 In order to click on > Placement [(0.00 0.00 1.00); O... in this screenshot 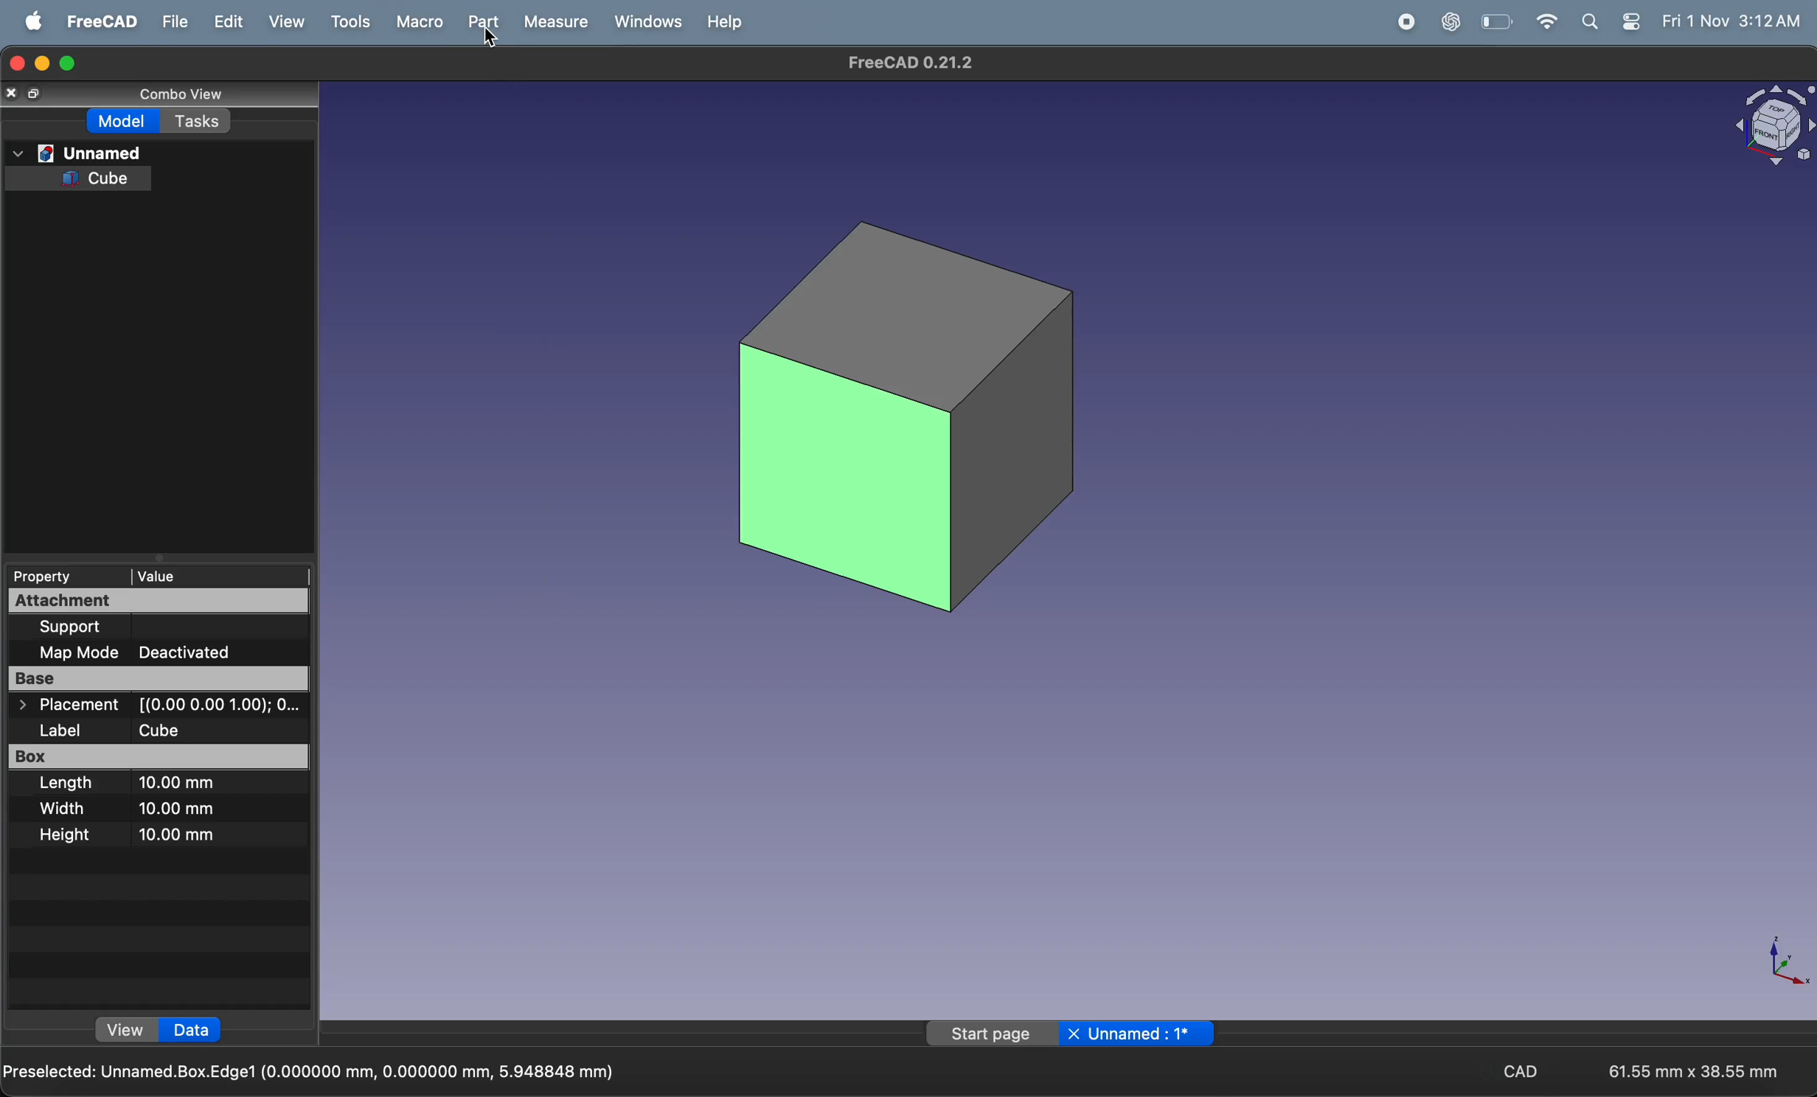, I will do `click(155, 706)`.